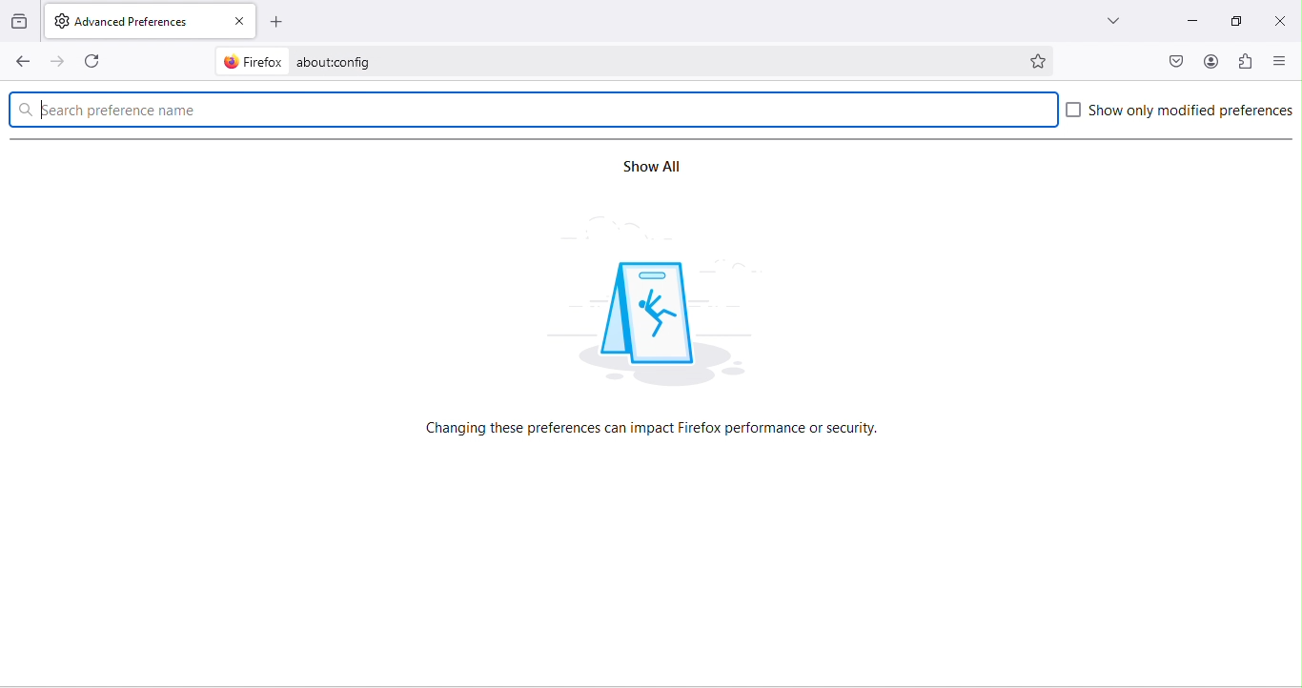  I want to click on Change these preferences can impact Firefox performance or security, so click(655, 428).